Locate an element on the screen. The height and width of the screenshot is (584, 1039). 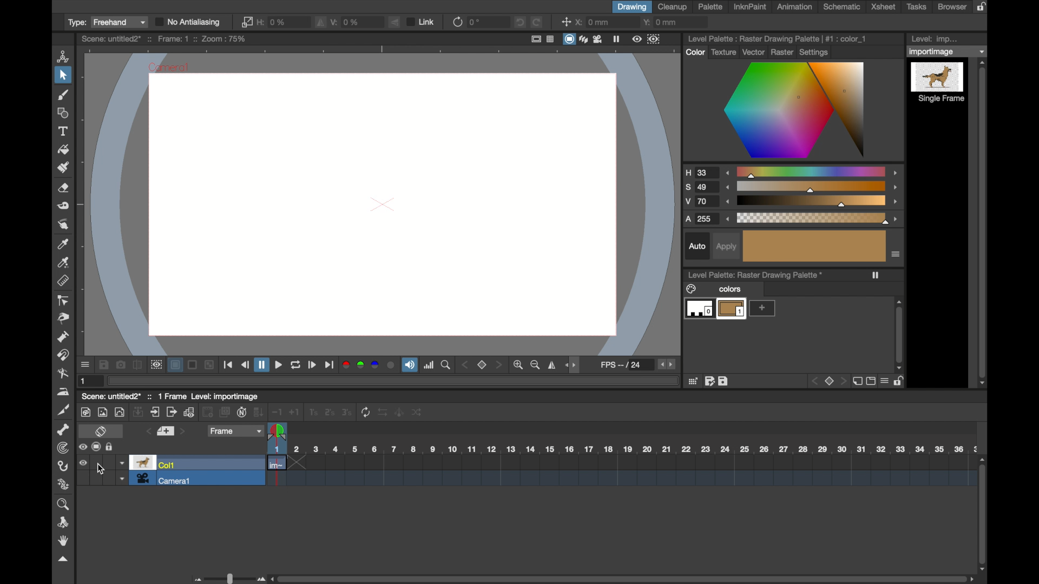
H is located at coordinates (274, 22).